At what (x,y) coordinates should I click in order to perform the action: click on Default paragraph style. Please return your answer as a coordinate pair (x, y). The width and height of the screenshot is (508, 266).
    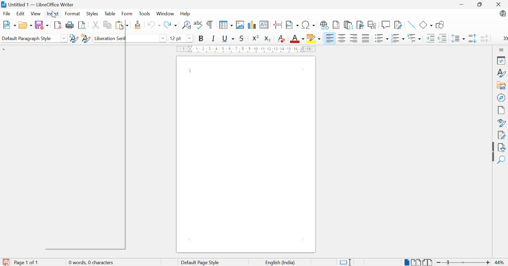
    Looking at the image, I should click on (27, 39).